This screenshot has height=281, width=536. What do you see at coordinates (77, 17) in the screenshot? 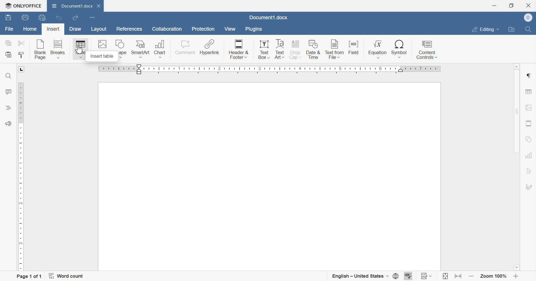
I see `Redo` at bounding box center [77, 17].